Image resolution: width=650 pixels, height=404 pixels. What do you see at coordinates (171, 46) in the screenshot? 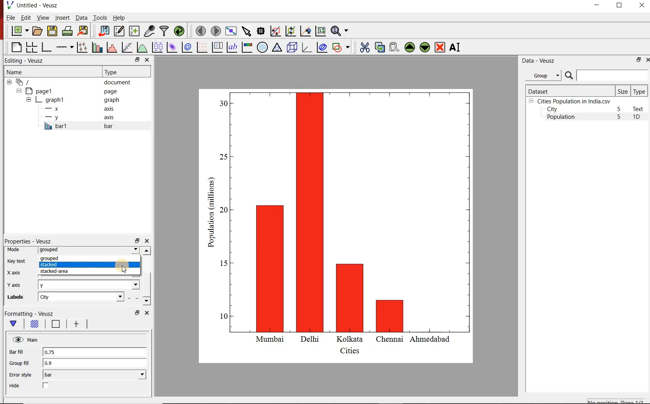
I see `plot a 2d dataset as an image` at bounding box center [171, 46].